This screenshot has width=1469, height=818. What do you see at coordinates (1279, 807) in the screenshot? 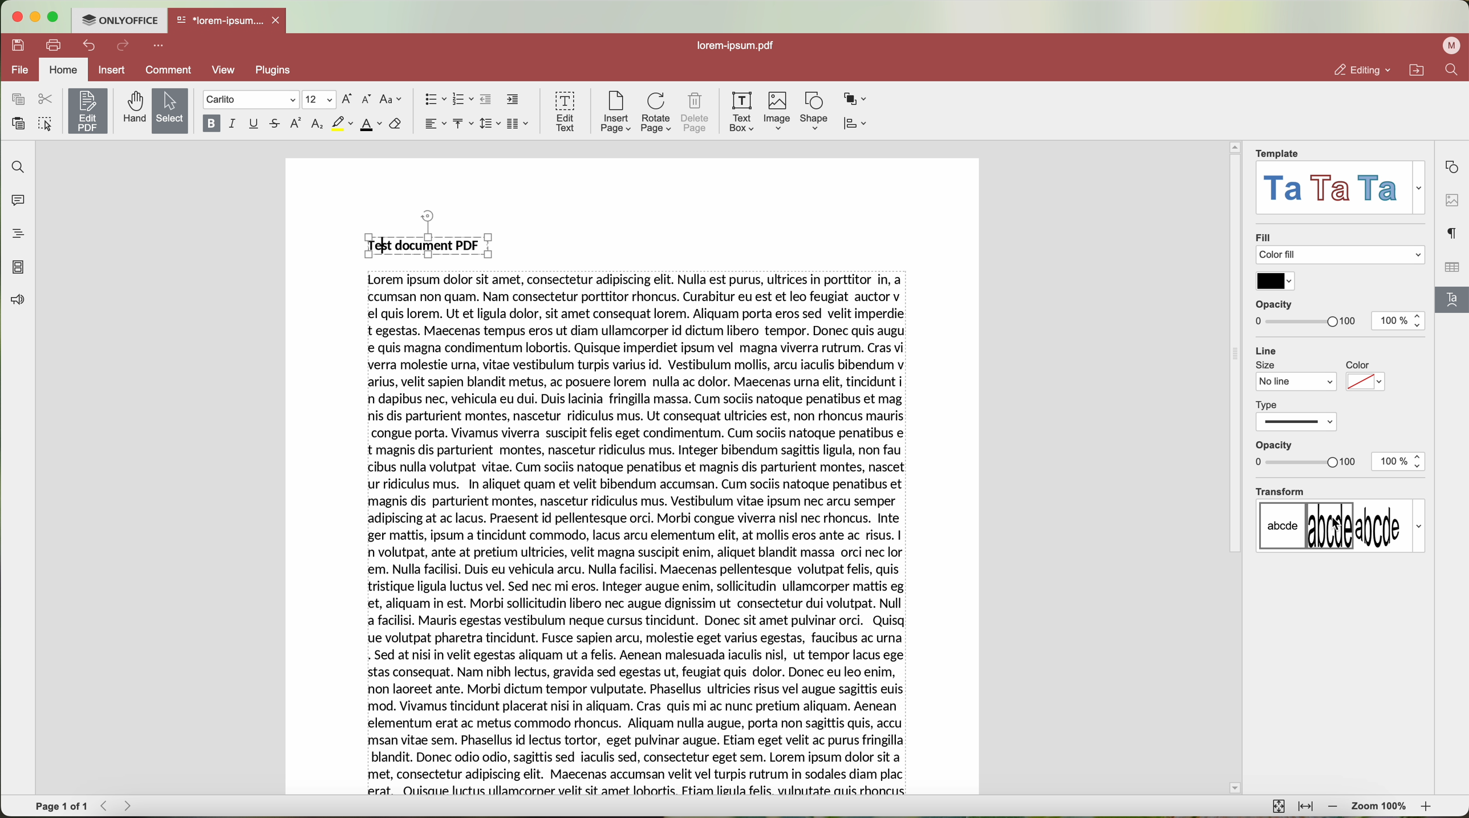
I see `fit to page` at bounding box center [1279, 807].